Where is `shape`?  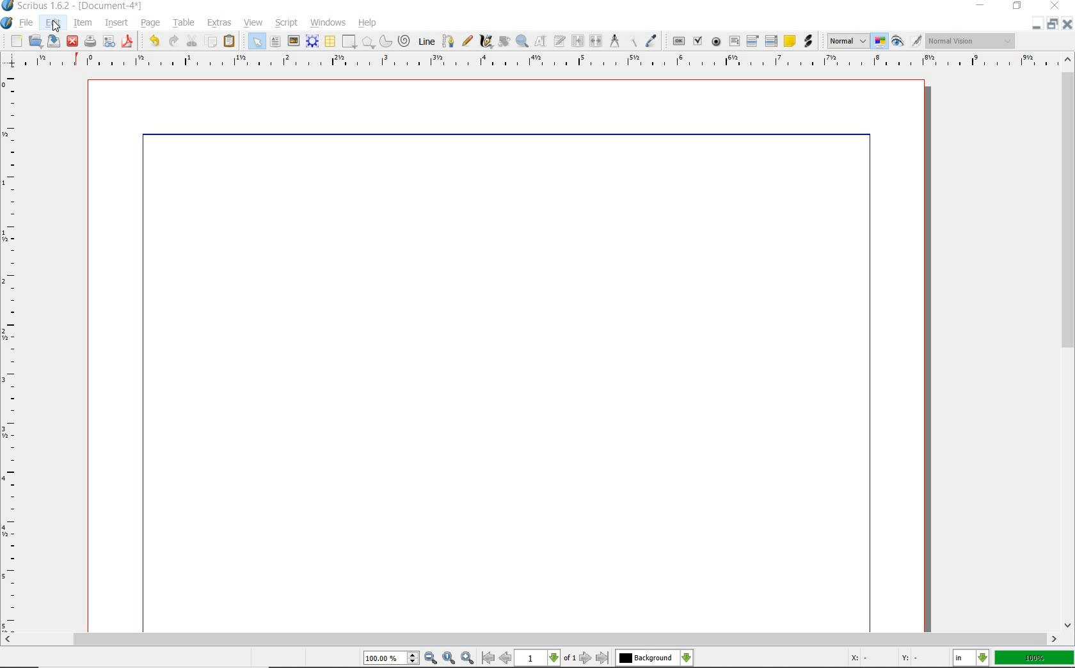
shape is located at coordinates (349, 42).